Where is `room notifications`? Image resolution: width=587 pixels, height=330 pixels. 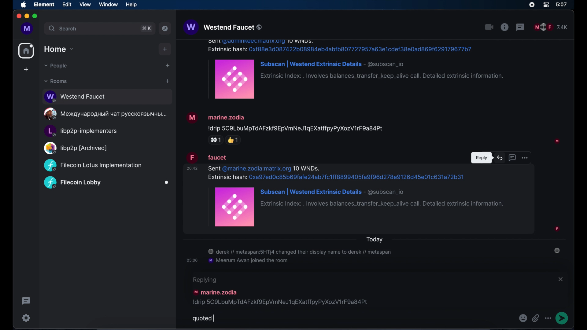
room notifications is located at coordinates (376, 257).